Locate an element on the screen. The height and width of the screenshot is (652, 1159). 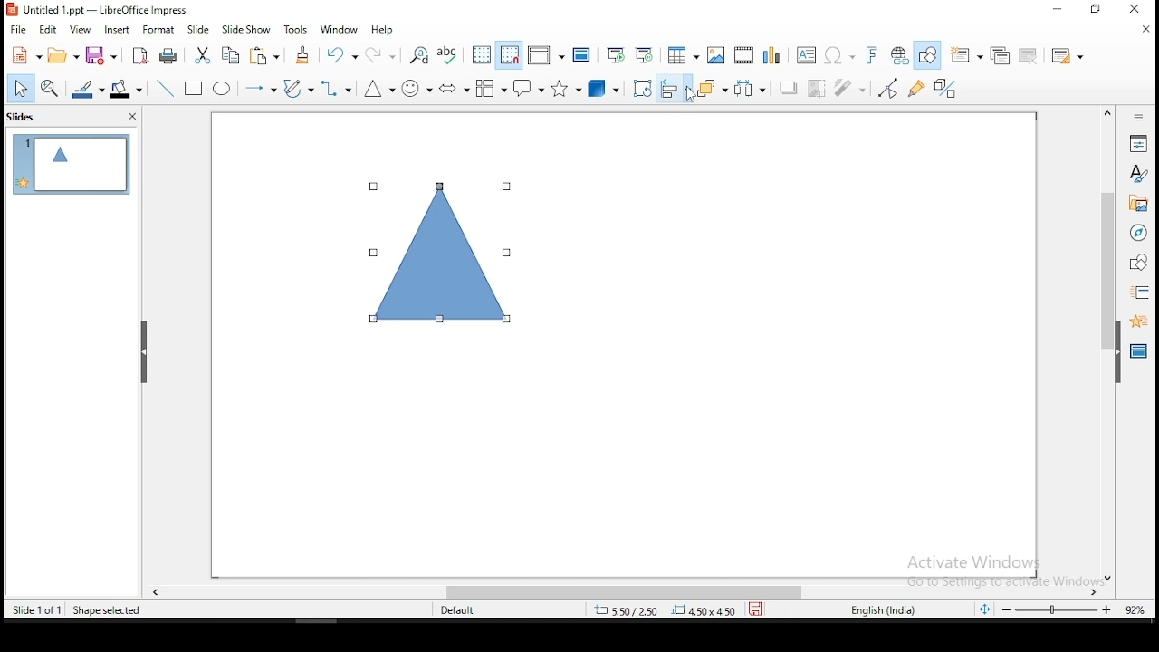
window is located at coordinates (340, 30).